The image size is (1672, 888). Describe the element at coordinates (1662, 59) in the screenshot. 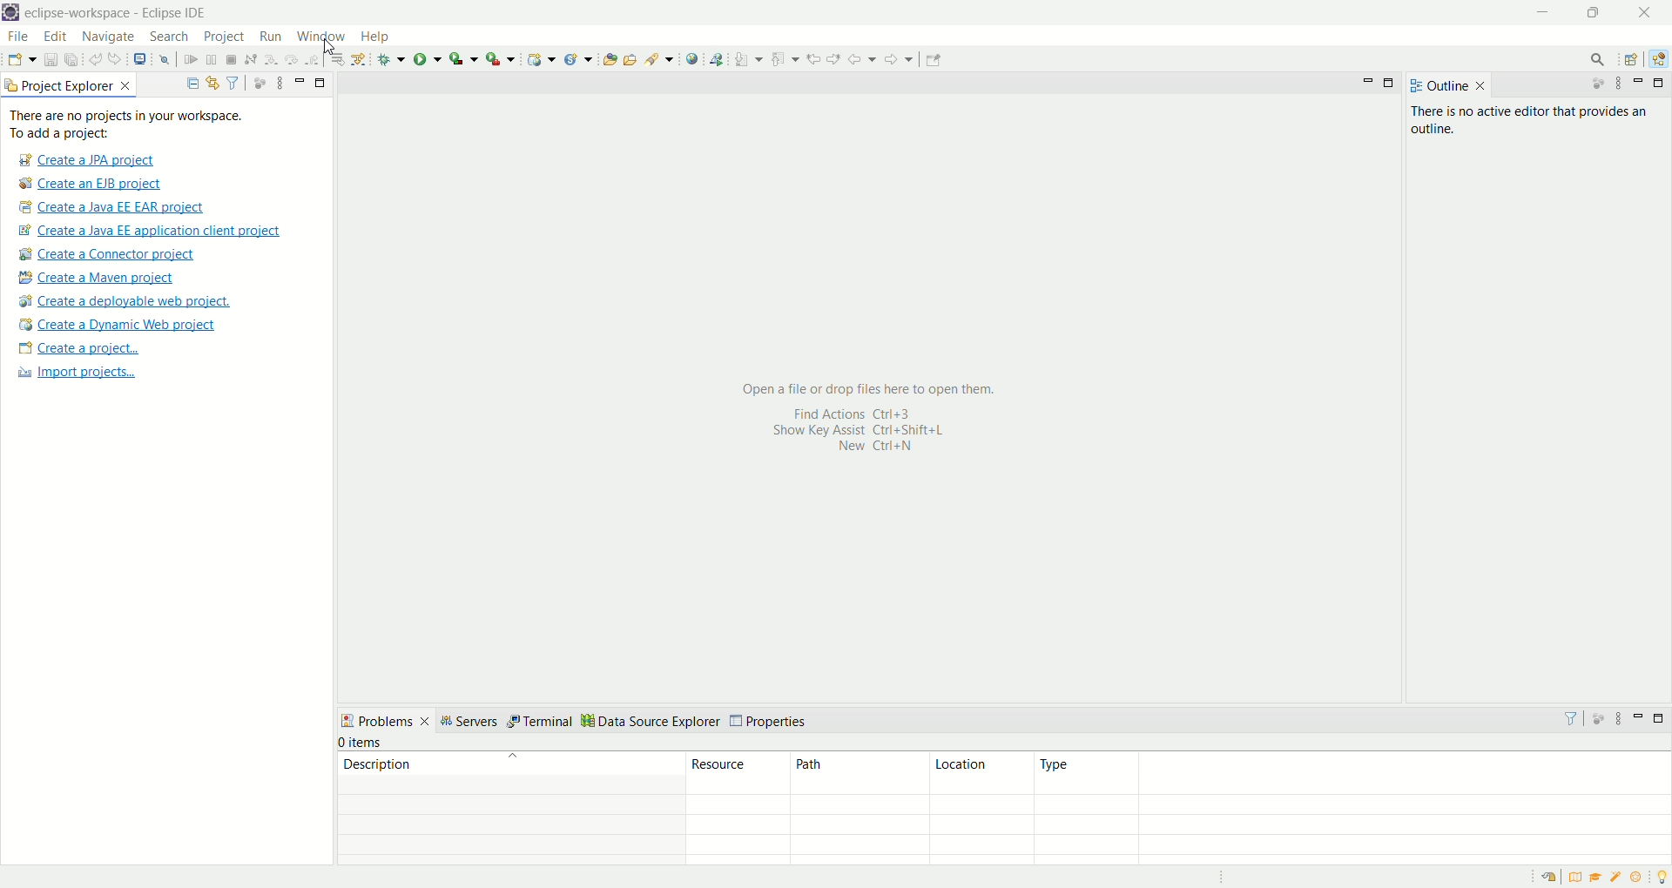

I see `Java EE` at that location.